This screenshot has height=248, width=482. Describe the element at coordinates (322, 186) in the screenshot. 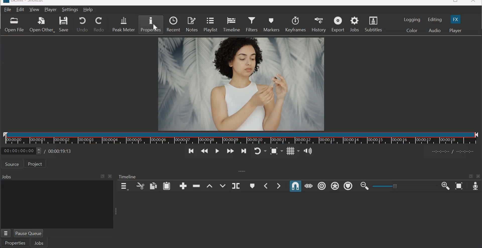

I see `Ripple` at that location.